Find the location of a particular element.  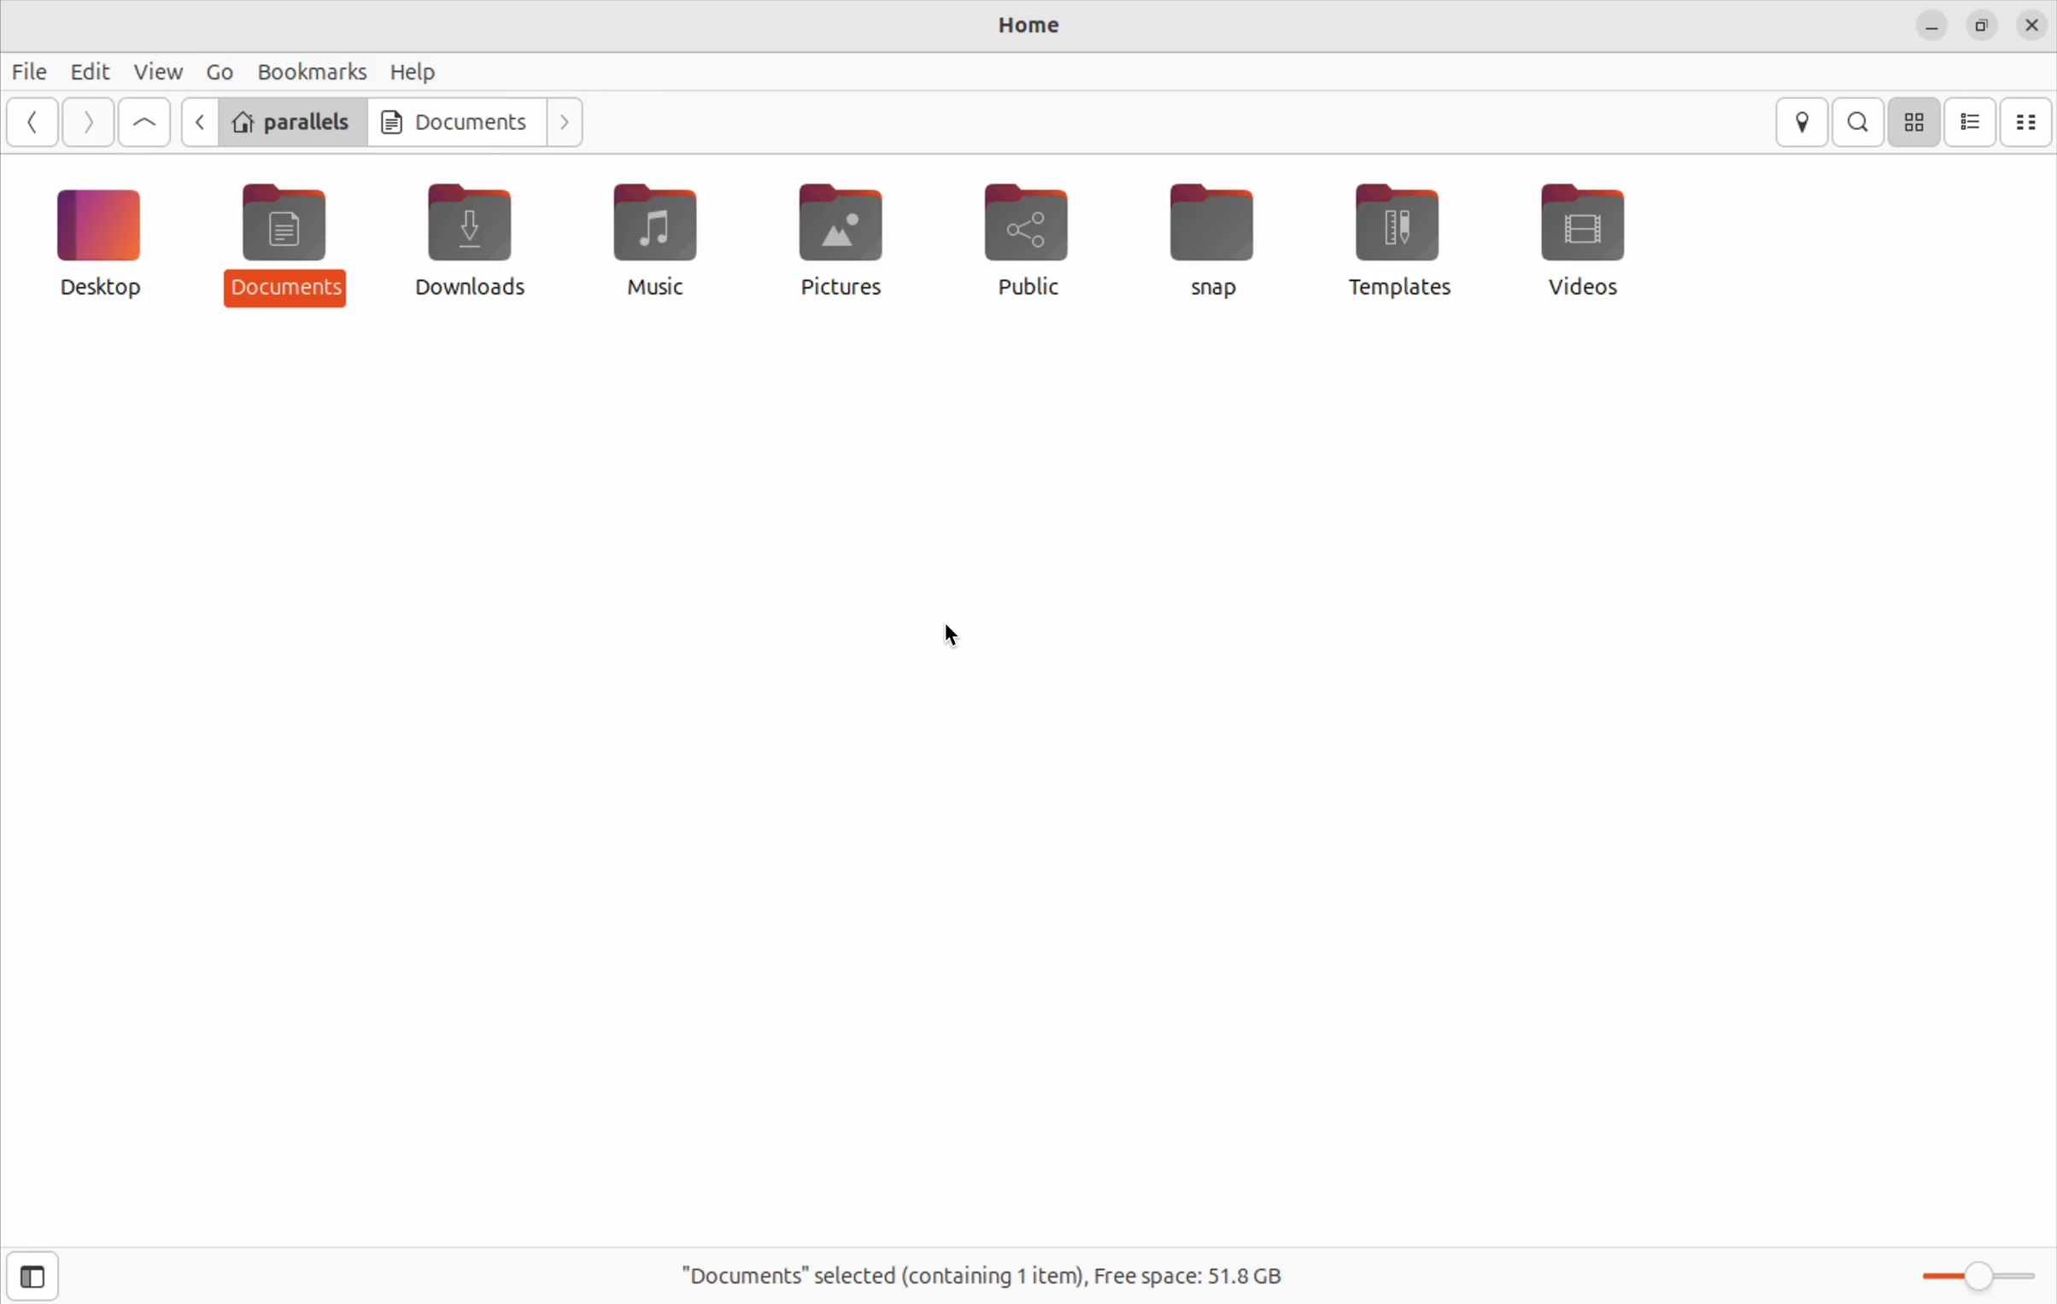

Documents is located at coordinates (284, 247).